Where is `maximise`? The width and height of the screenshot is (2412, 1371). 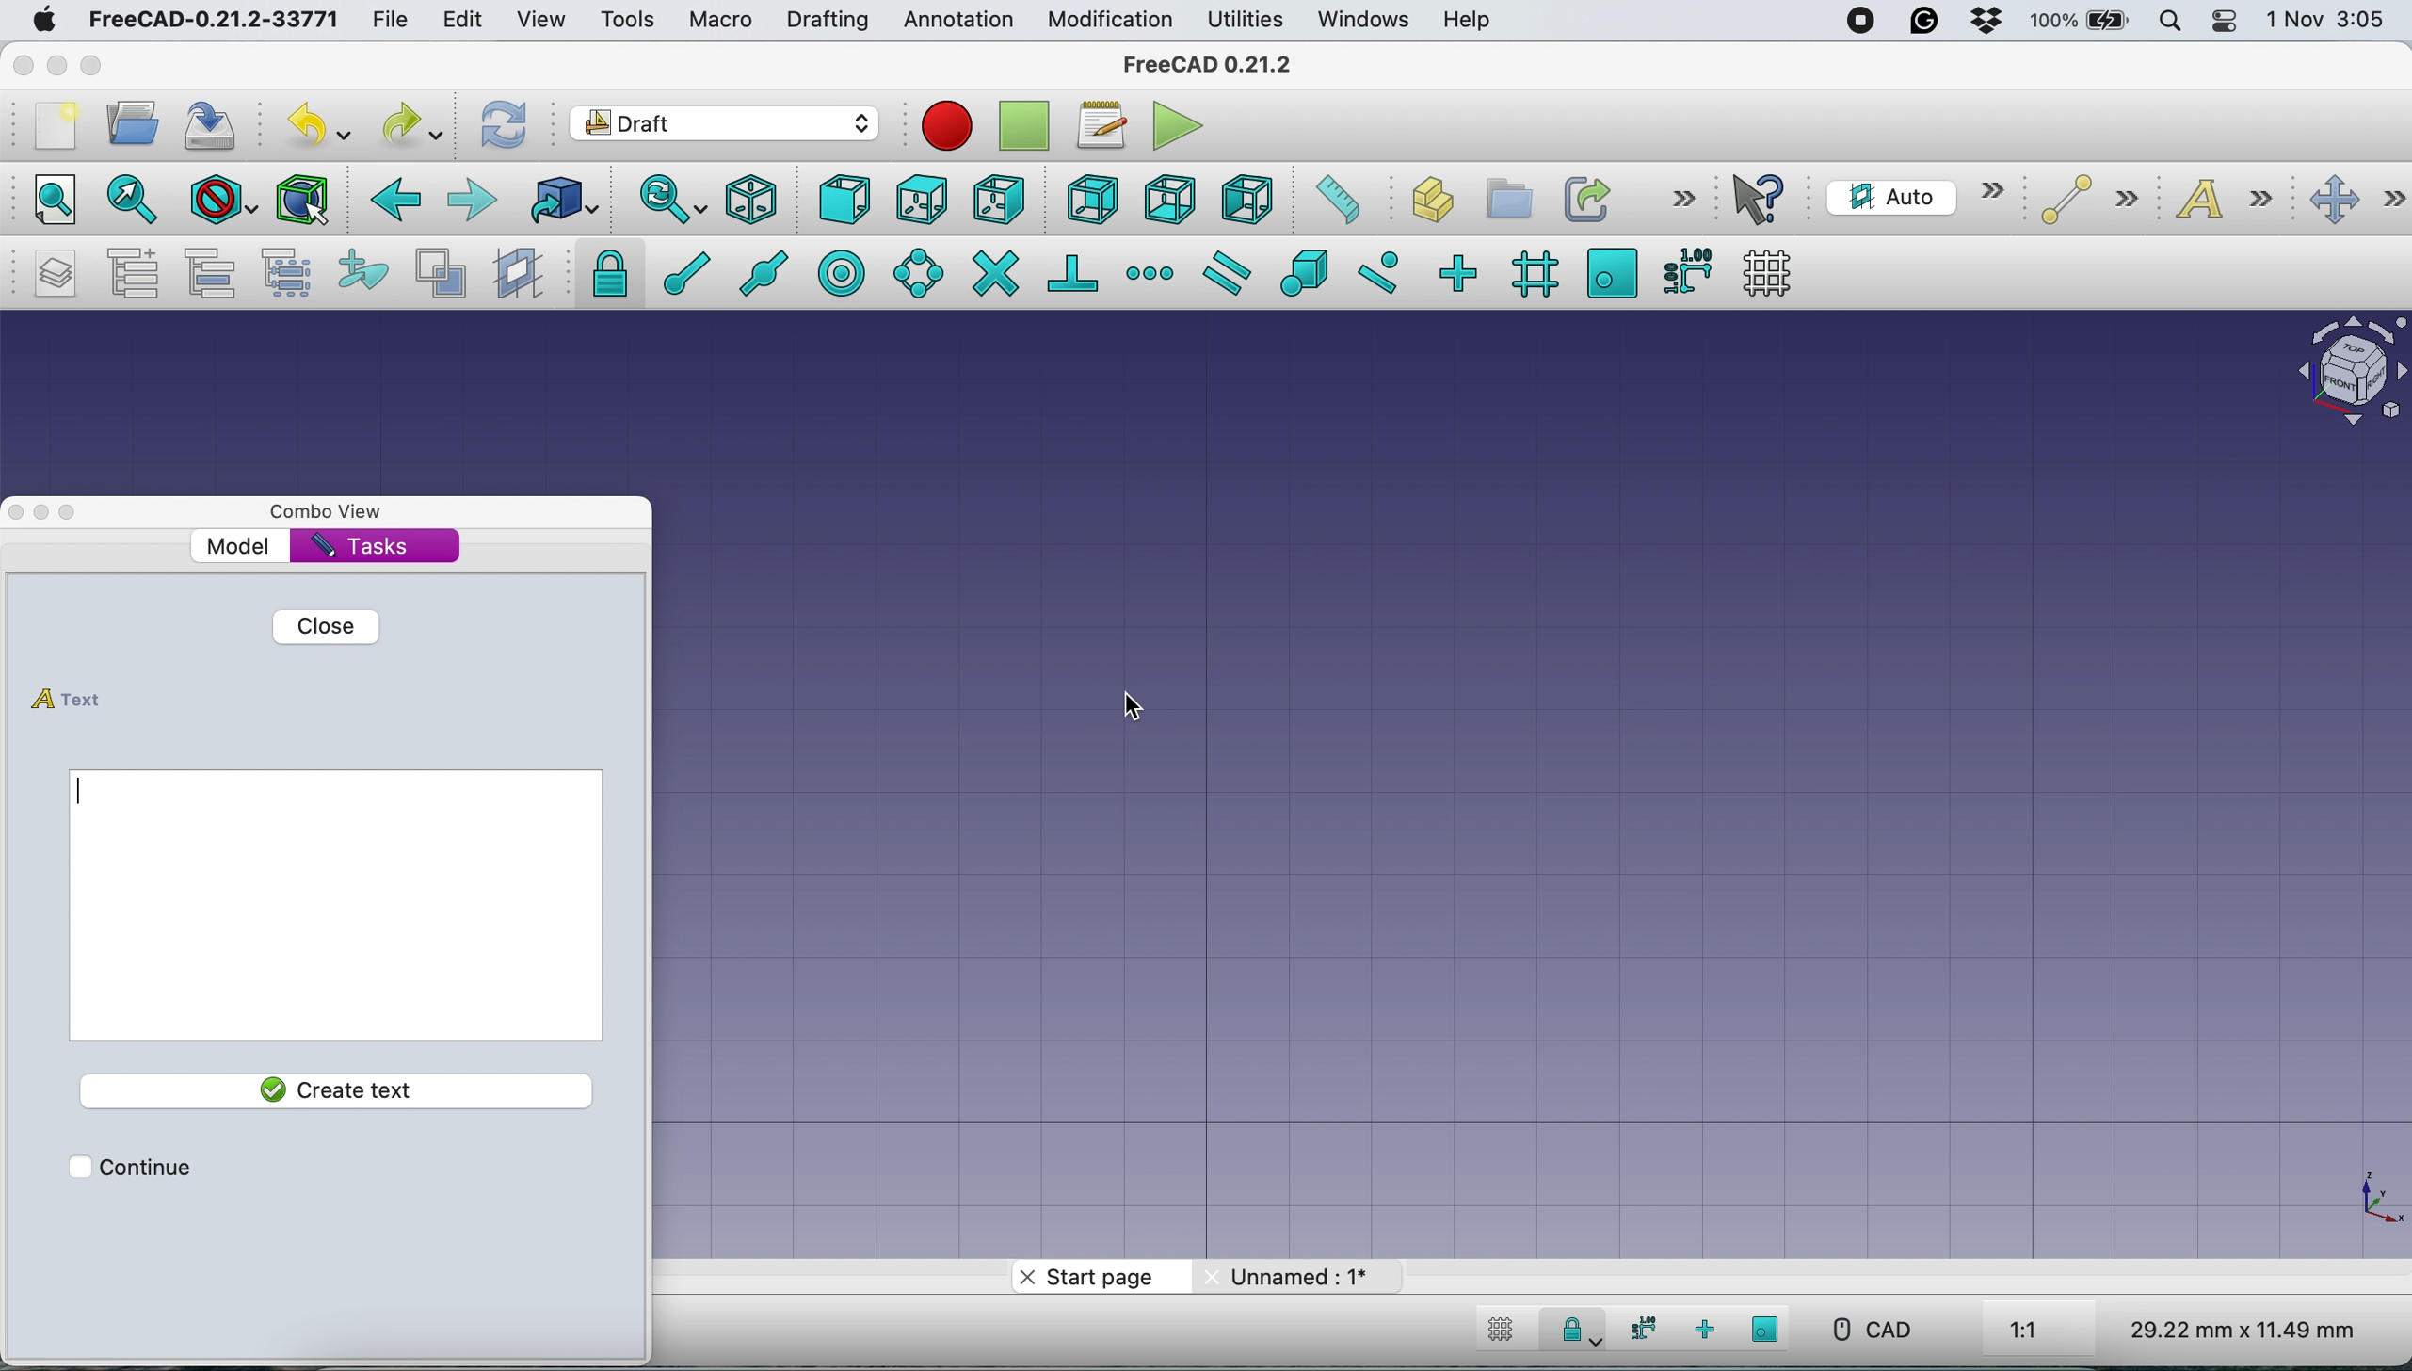
maximise is located at coordinates (77, 509).